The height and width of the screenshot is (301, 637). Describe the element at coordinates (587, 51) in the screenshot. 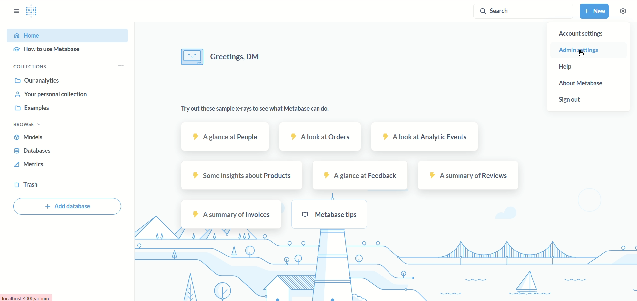

I see `Admin settings` at that location.